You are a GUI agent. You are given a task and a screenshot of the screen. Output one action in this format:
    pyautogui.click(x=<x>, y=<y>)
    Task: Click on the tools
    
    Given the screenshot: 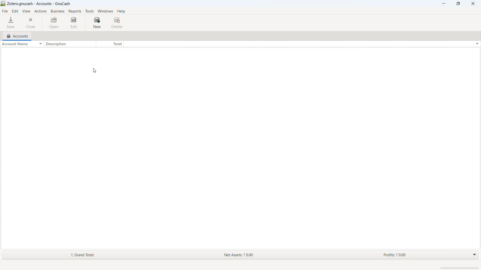 What is the action you would take?
    pyautogui.click(x=89, y=11)
    